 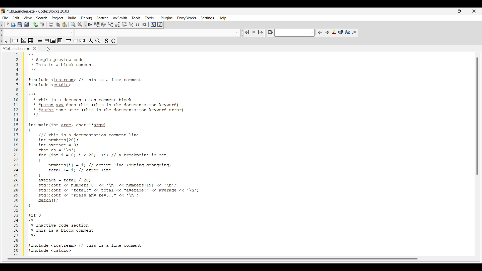 I want to click on Clear, so click(x=271, y=32).